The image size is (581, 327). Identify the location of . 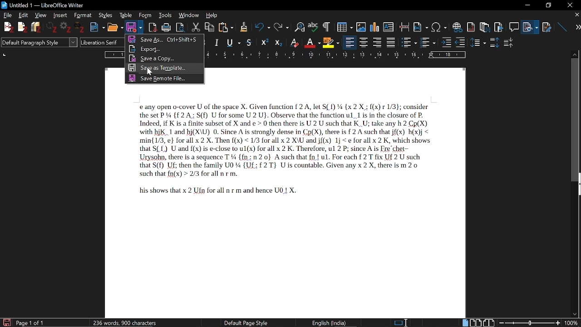
(243, 27).